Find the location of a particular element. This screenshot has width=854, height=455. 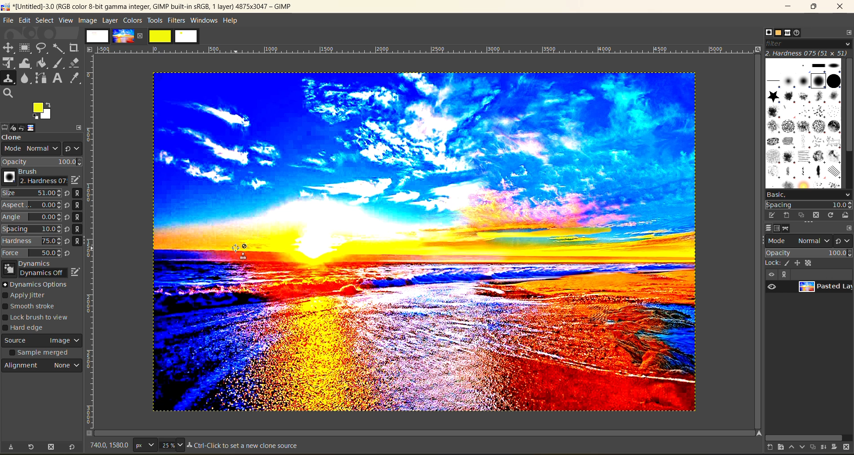

hardness is located at coordinates (807, 53).